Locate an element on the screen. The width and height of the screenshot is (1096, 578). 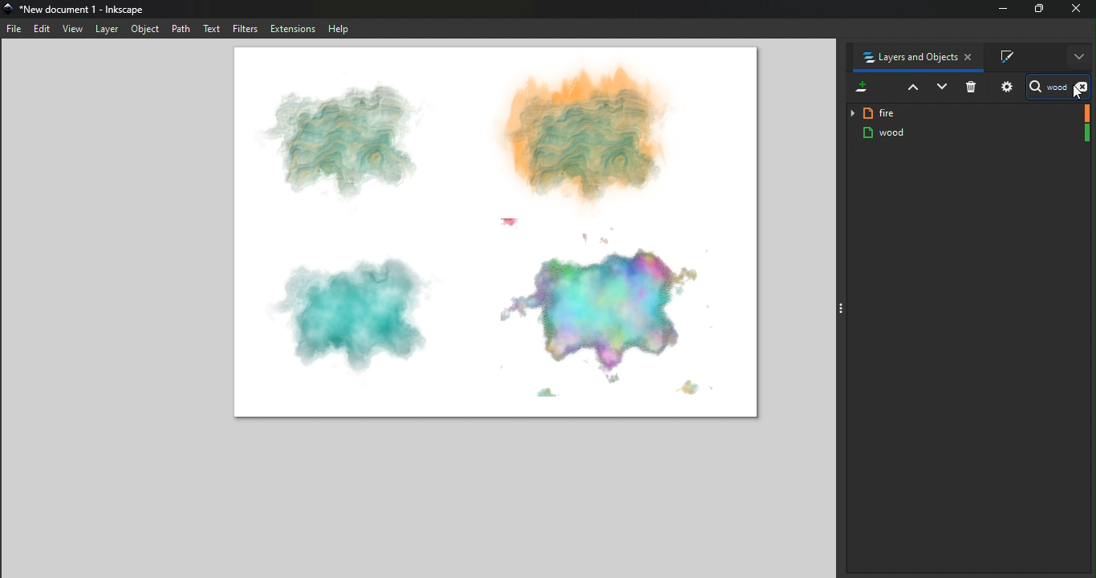
Text is located at coordinates (213, 28).